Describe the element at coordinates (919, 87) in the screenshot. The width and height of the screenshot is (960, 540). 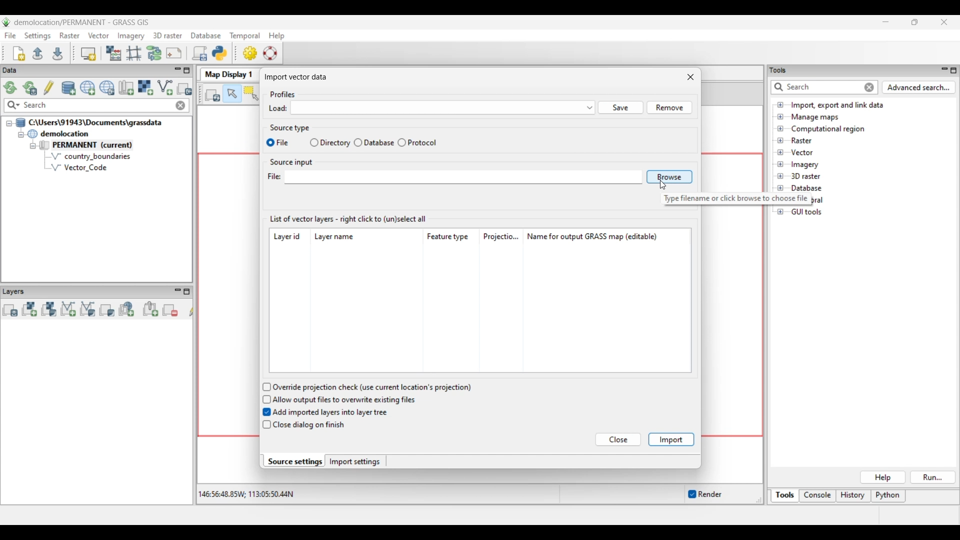
I see `Advanced search for Tools panel` at that location.